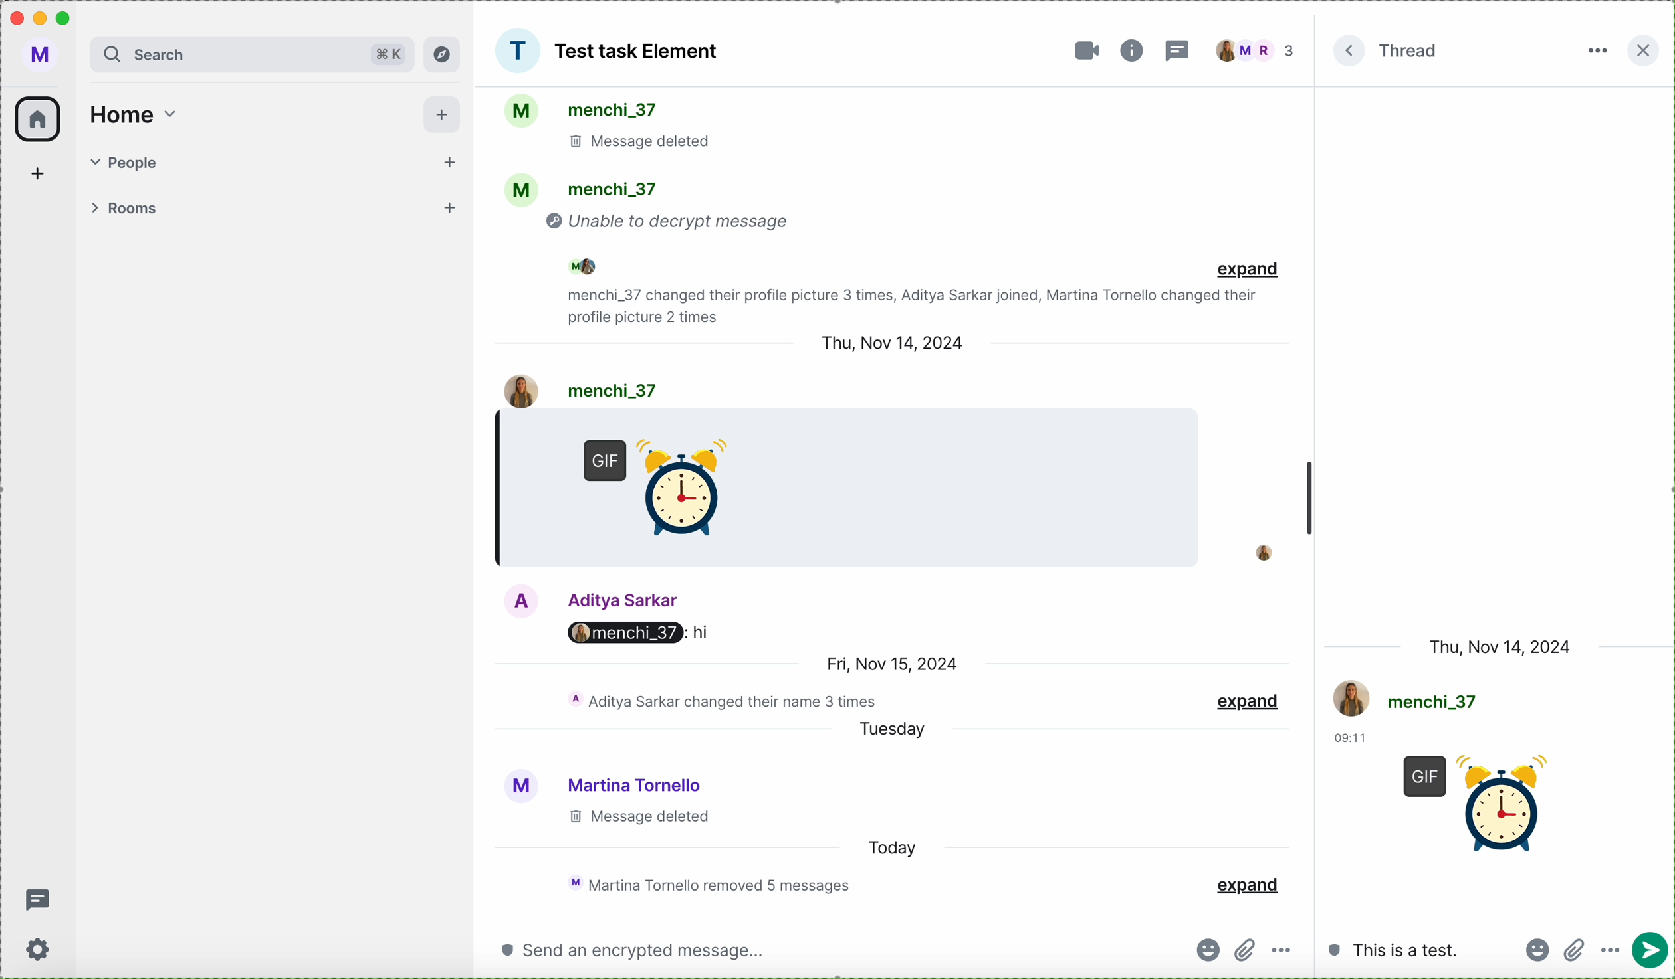 This screenshot has height=979, width=1675. Describe the element at coordinates (517, 50) in the screenshot. I see `picture group` at that location.